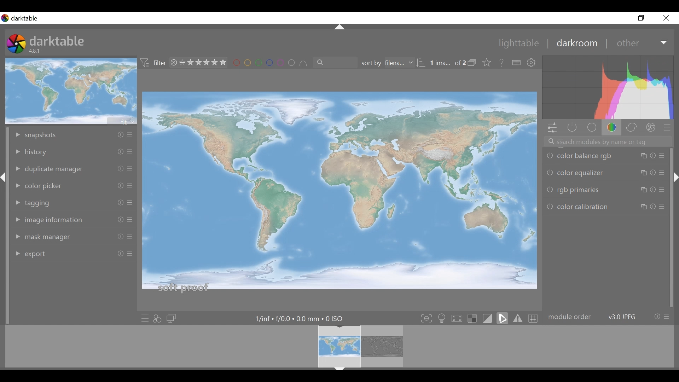 This screenshot has width=679, height=382. Describe the element at coordinates (145, 63) in the screenshot. I see `icon` at that location.